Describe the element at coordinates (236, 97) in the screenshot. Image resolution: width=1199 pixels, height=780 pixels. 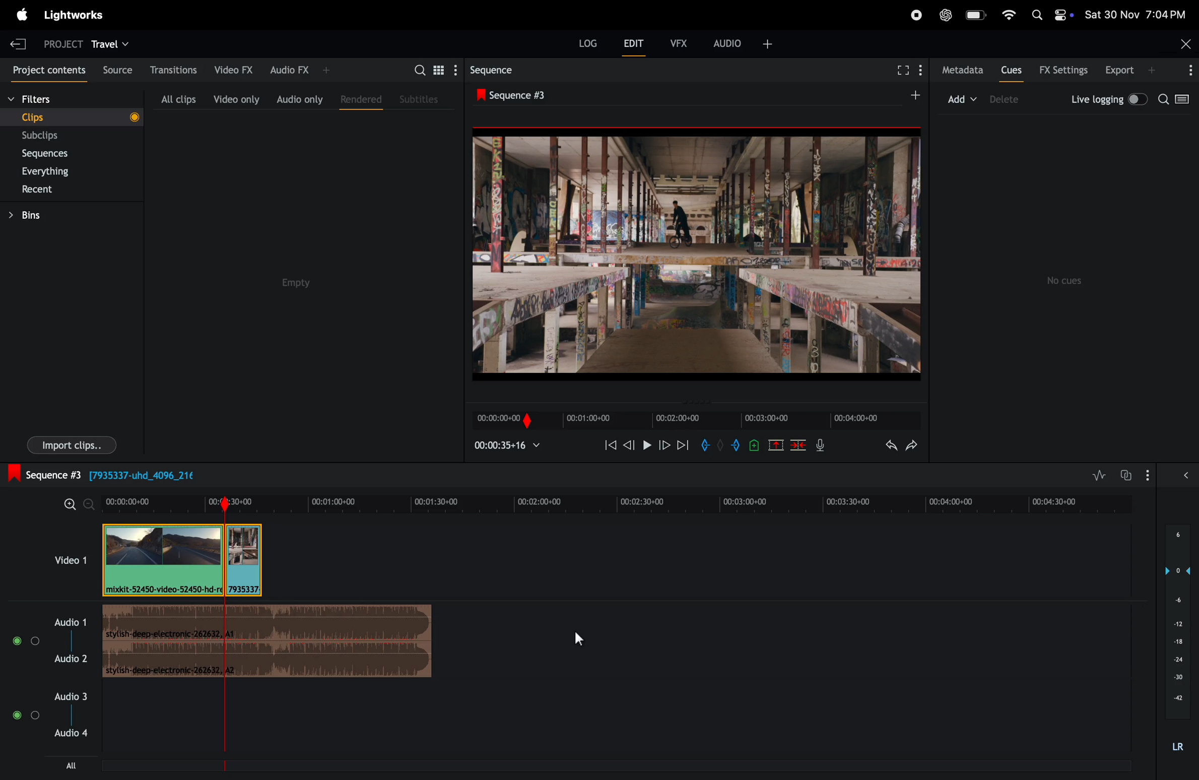
I see `videos only` at that location.